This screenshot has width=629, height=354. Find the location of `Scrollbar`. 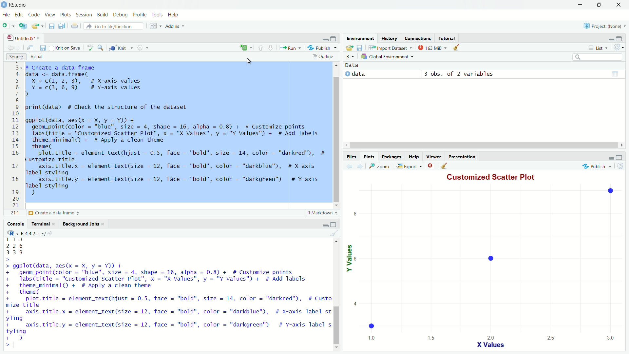

Scrollbar is located at coordinates (336, 297).